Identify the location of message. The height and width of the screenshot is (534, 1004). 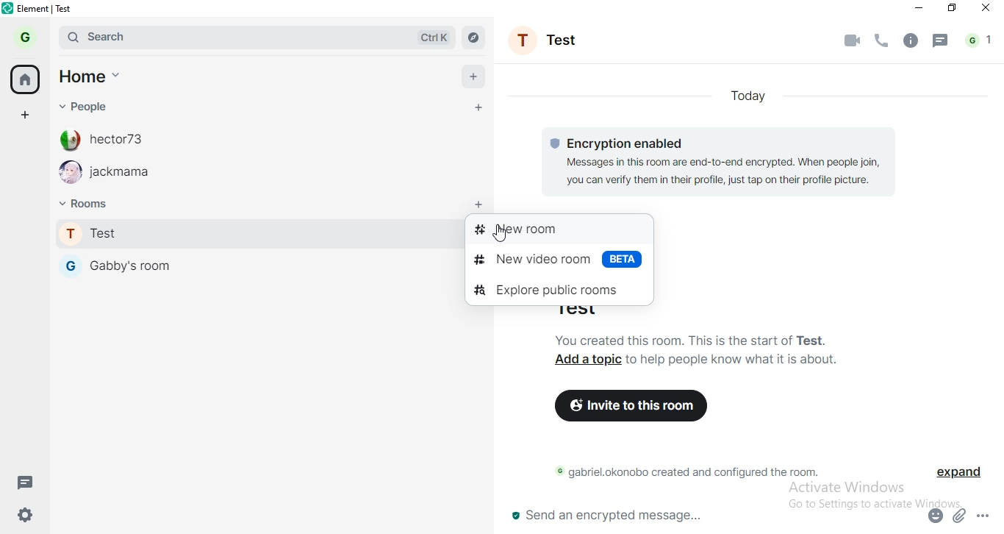
(941, 40).